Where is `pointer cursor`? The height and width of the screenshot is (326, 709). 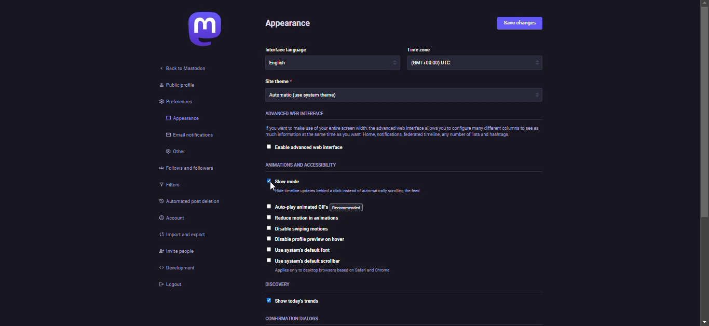
pointer cursor is located at coordinates (273, 186).